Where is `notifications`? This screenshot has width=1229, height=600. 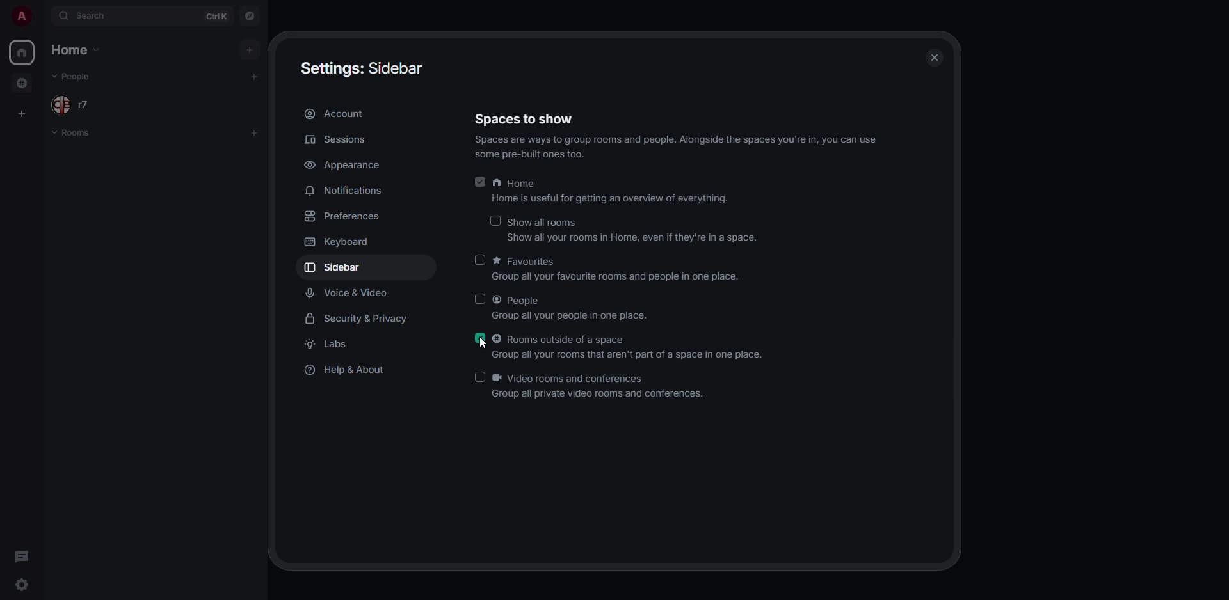 notifications is located at coordinates (346, 190).